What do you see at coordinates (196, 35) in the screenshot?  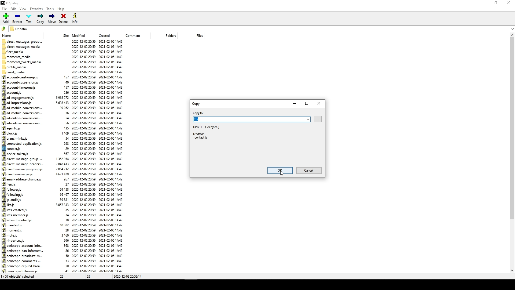 I see `files` at bounding box center [196, 35].